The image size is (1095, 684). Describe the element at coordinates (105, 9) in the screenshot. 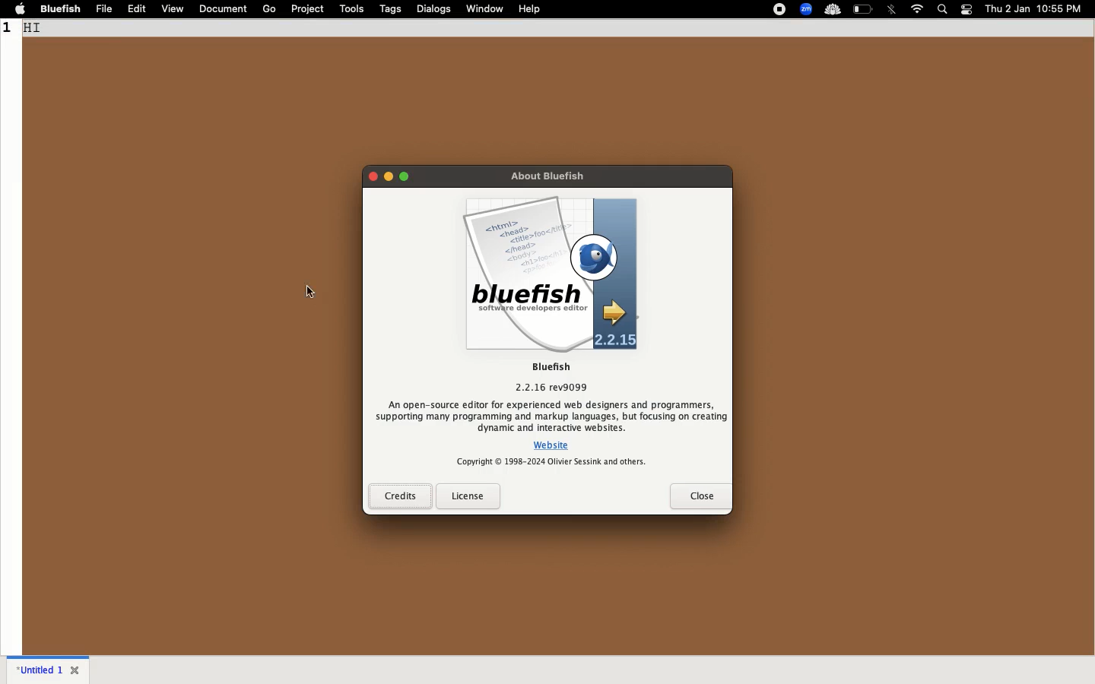

I see `file` at that location.